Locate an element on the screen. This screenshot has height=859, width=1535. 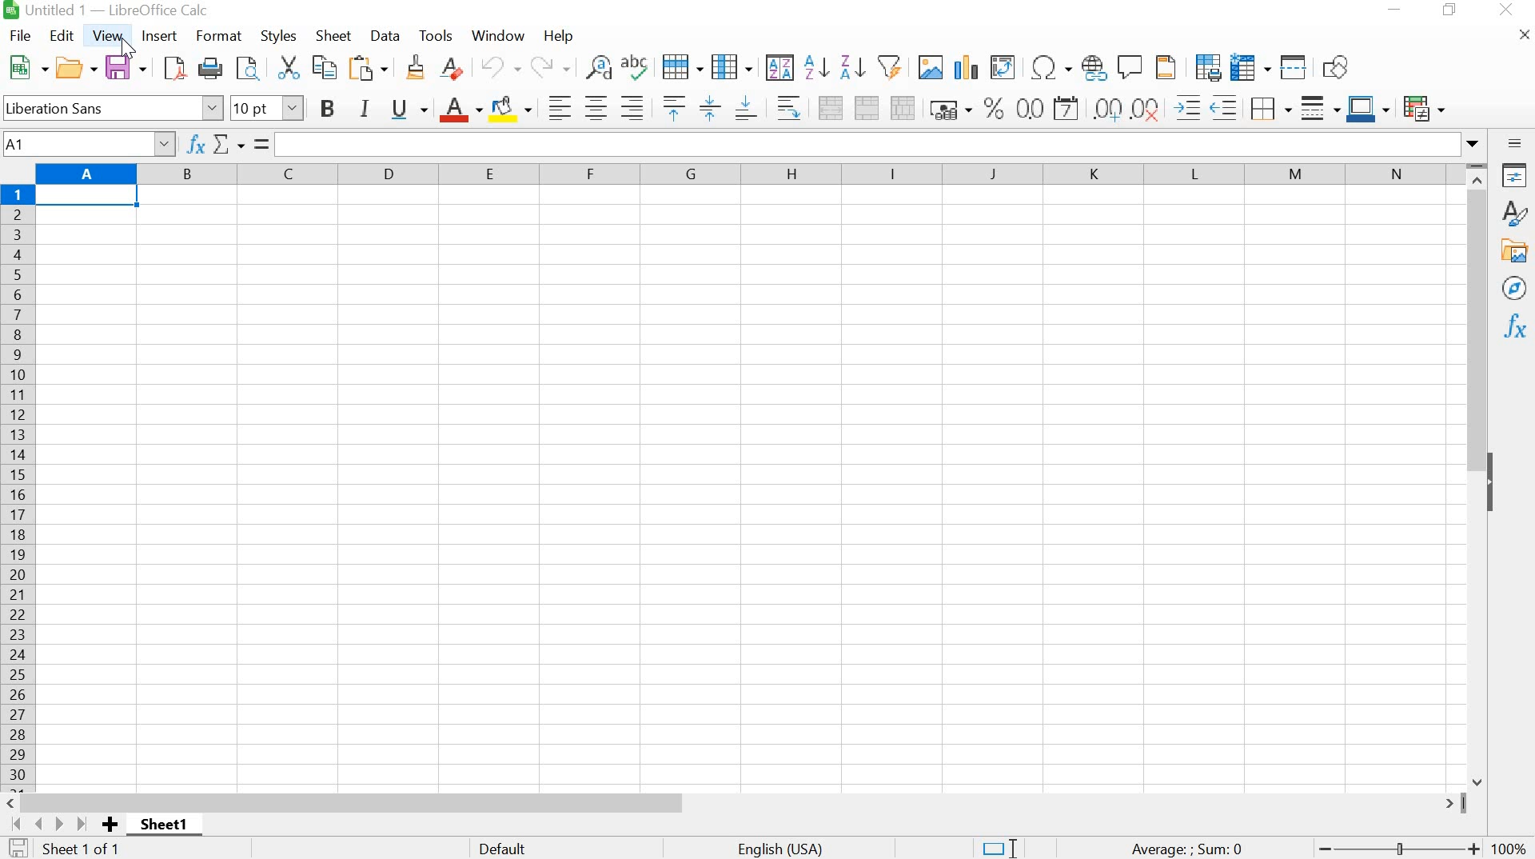
NAVIGATOR is located at coordinates (1513, 289).